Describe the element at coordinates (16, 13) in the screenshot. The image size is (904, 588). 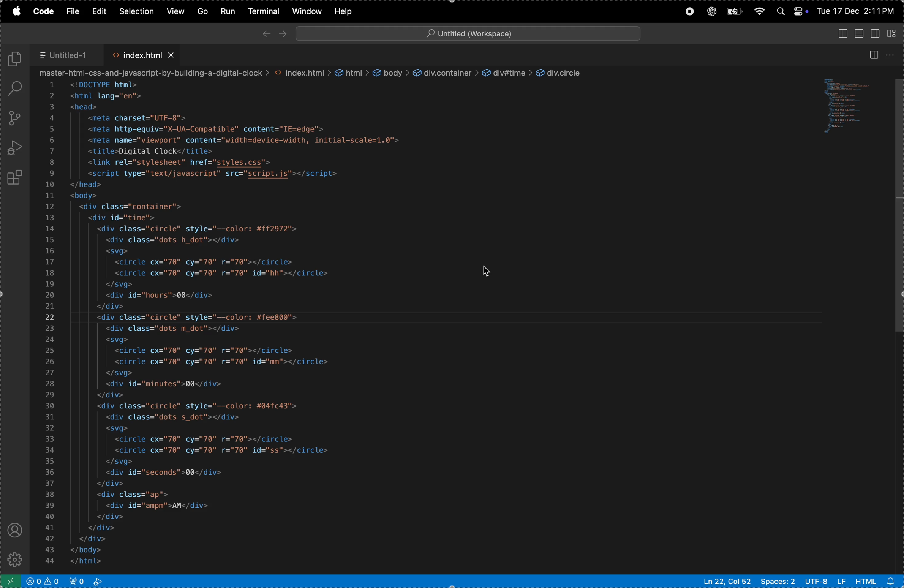
I see `apple menu` at that location.